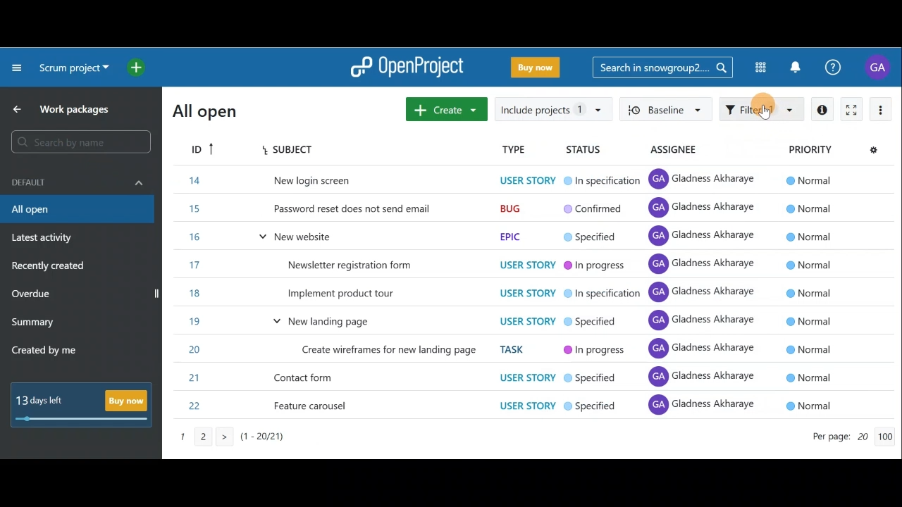  I want to click on Collapse project menu, so click(18, 67).